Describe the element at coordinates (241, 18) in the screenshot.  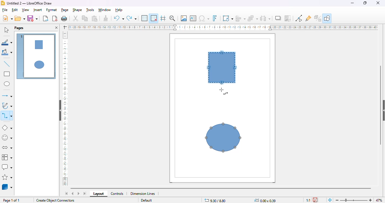
I see `align objects` at that location.